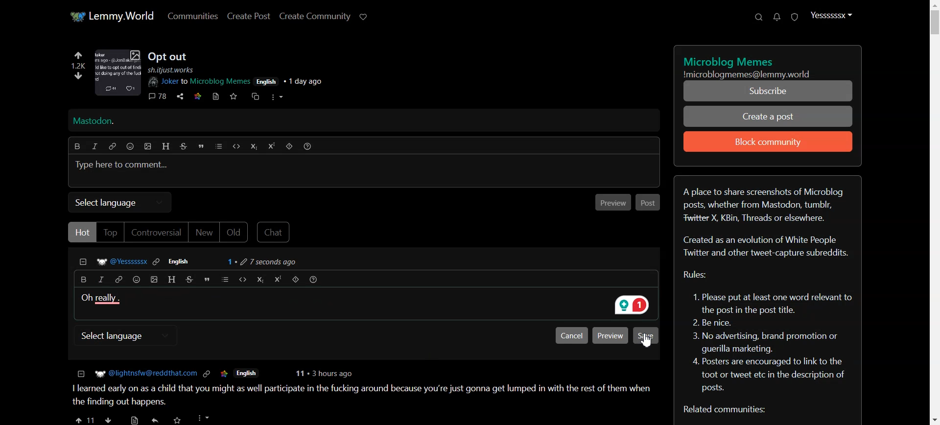  I want to click on Subscript, so click(259, 280).